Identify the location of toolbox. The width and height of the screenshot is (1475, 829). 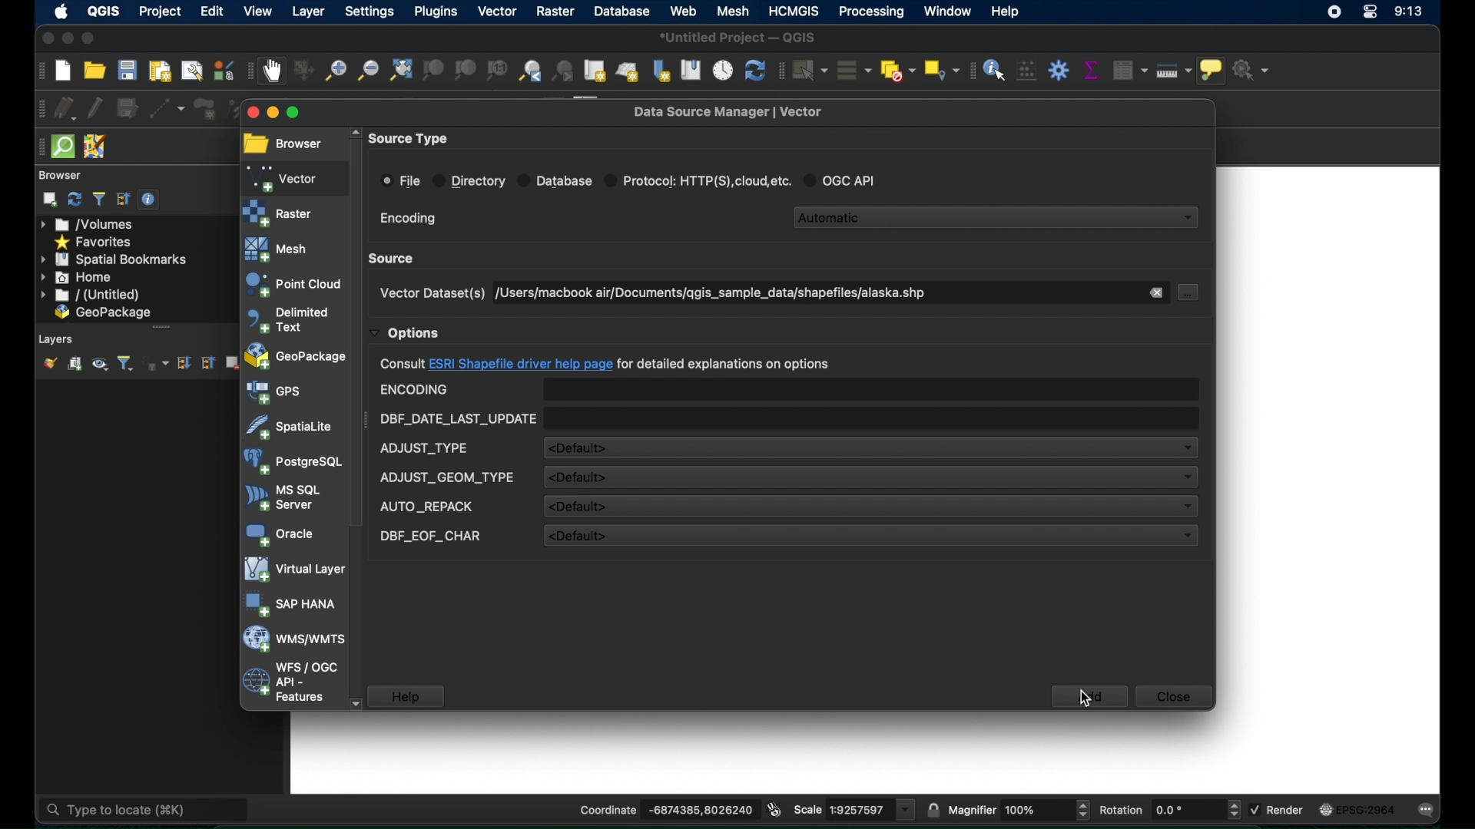
(1059, 68).